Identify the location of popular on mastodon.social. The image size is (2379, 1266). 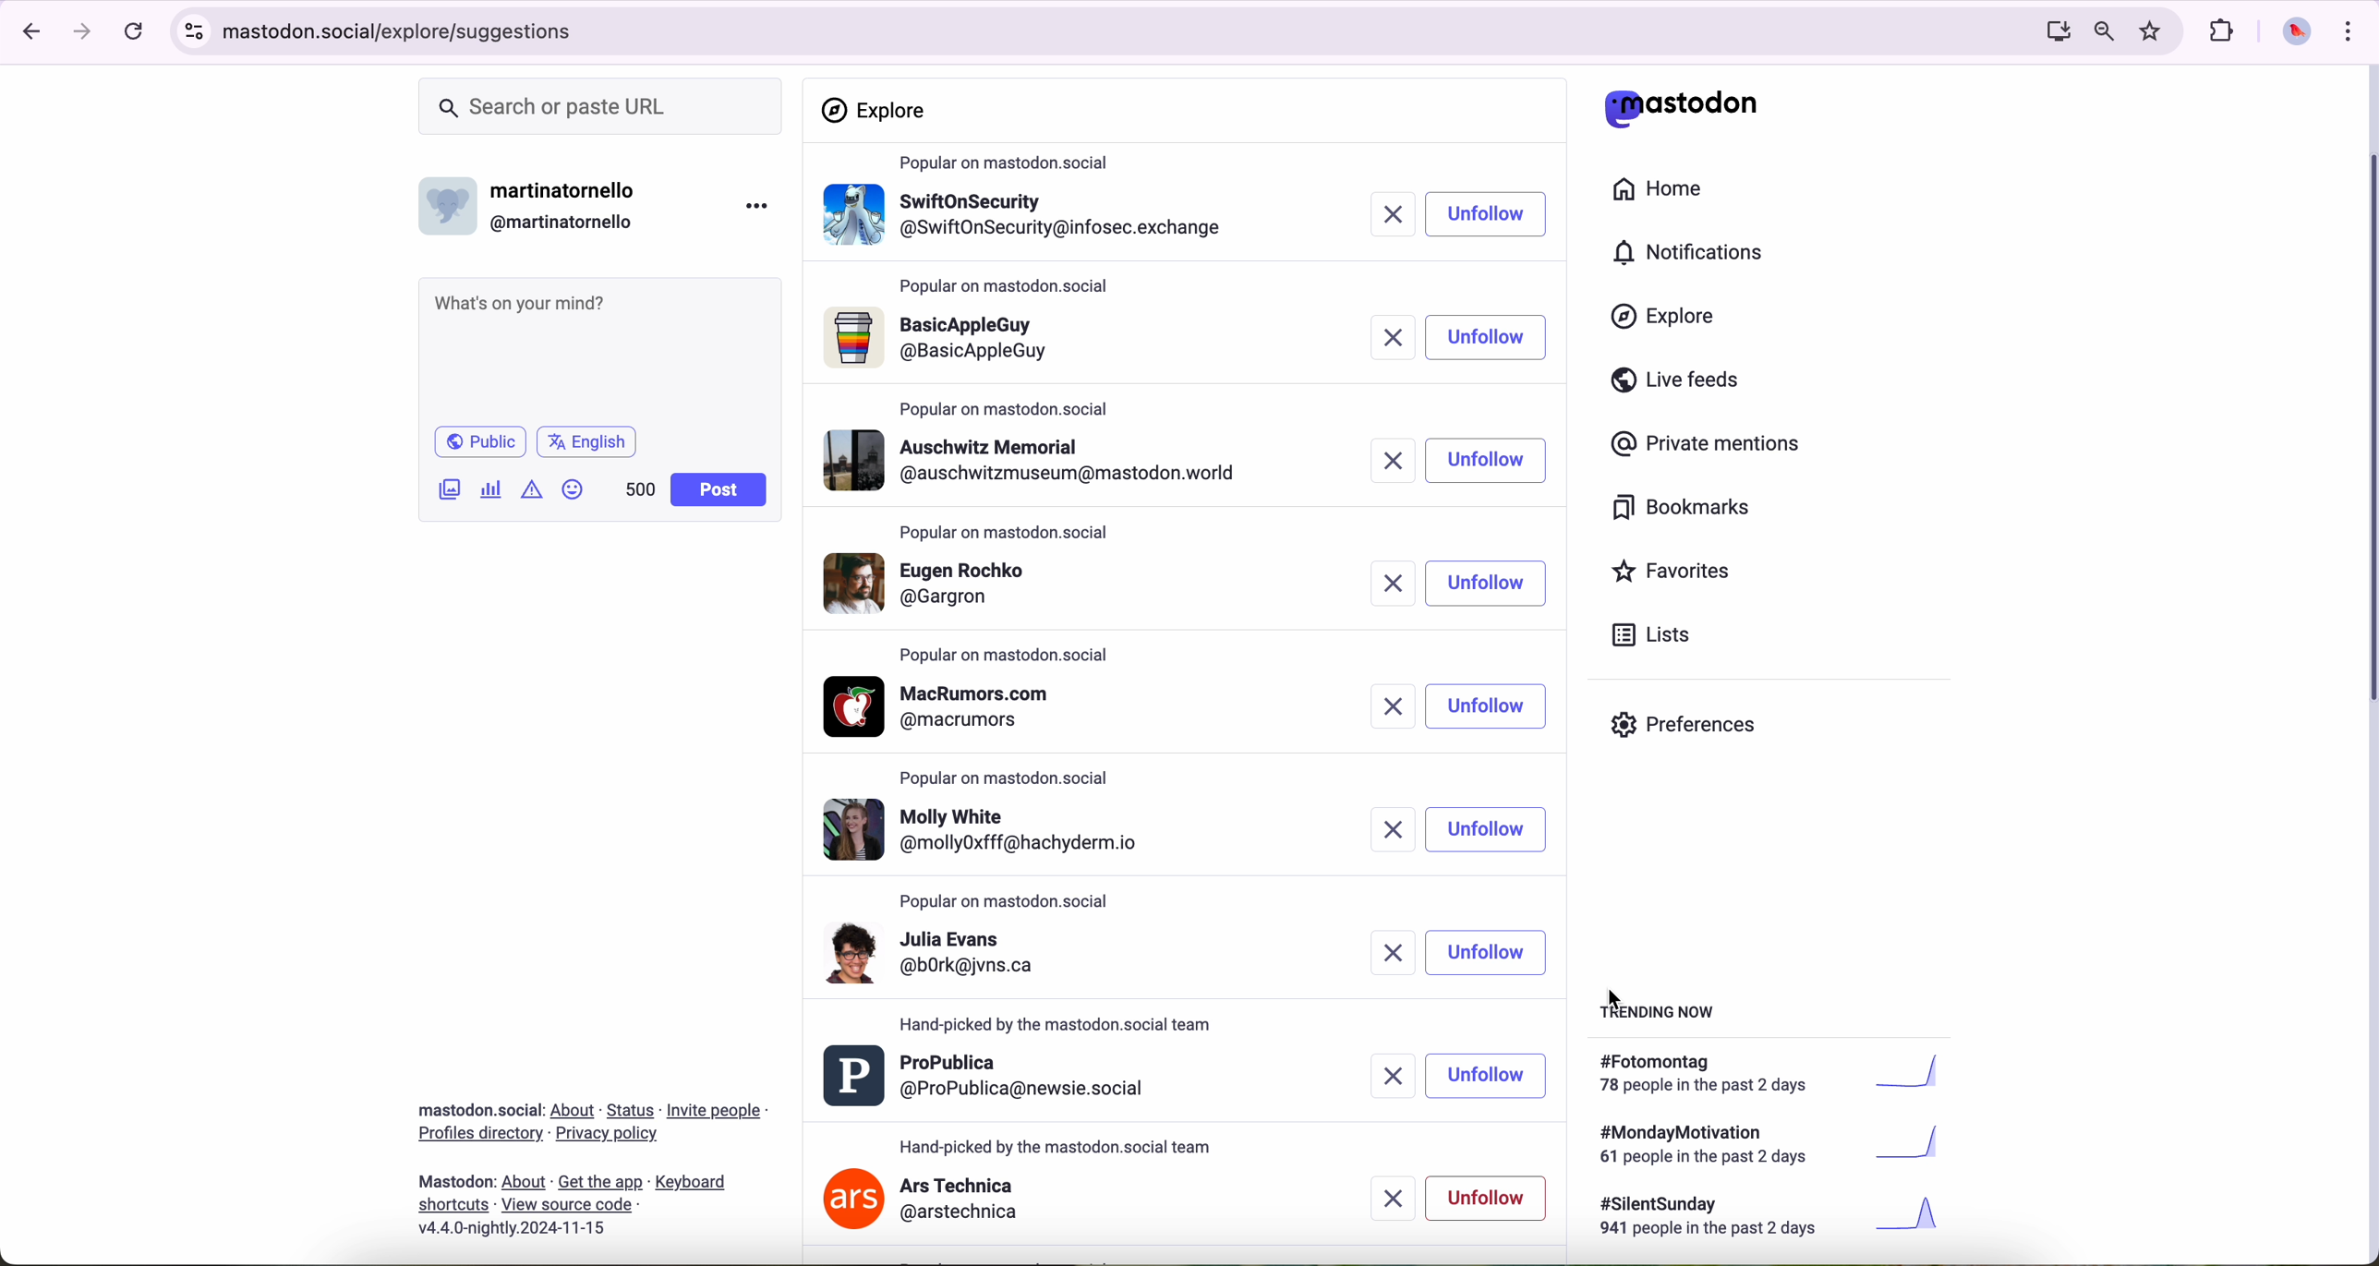
(1012, 290).